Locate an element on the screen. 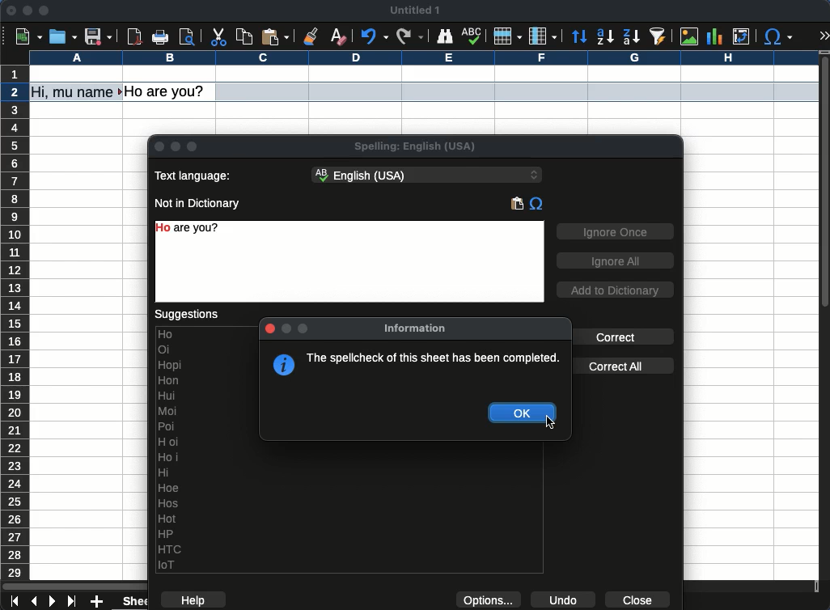 The width and height of the screenshot is (830, 610). open is located at coordinates (61, 36).